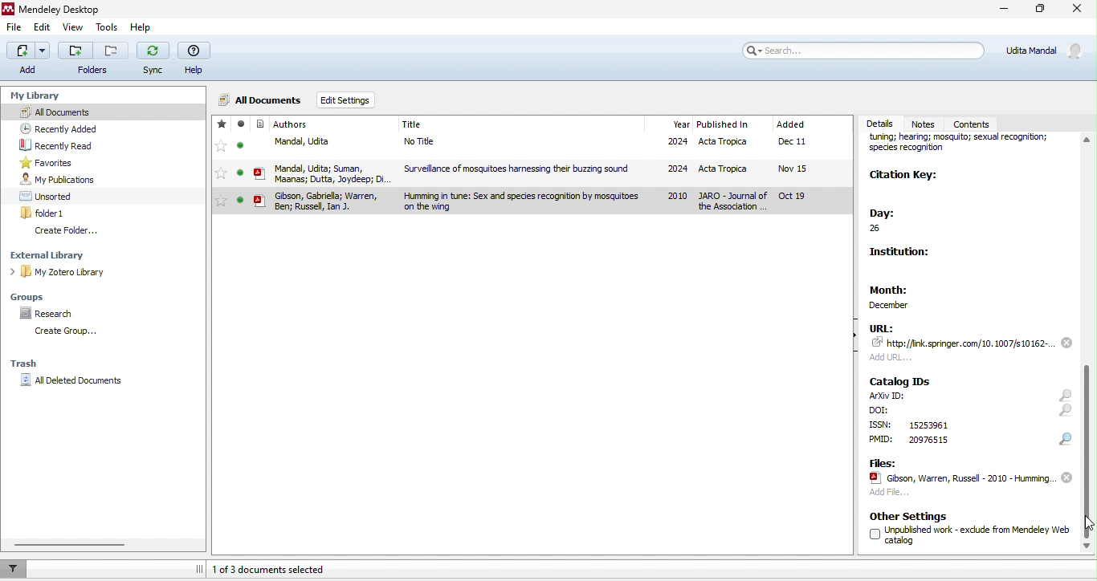 This screenshot has height=581, width=1097. I want to click on other settings, so click(910, 516).